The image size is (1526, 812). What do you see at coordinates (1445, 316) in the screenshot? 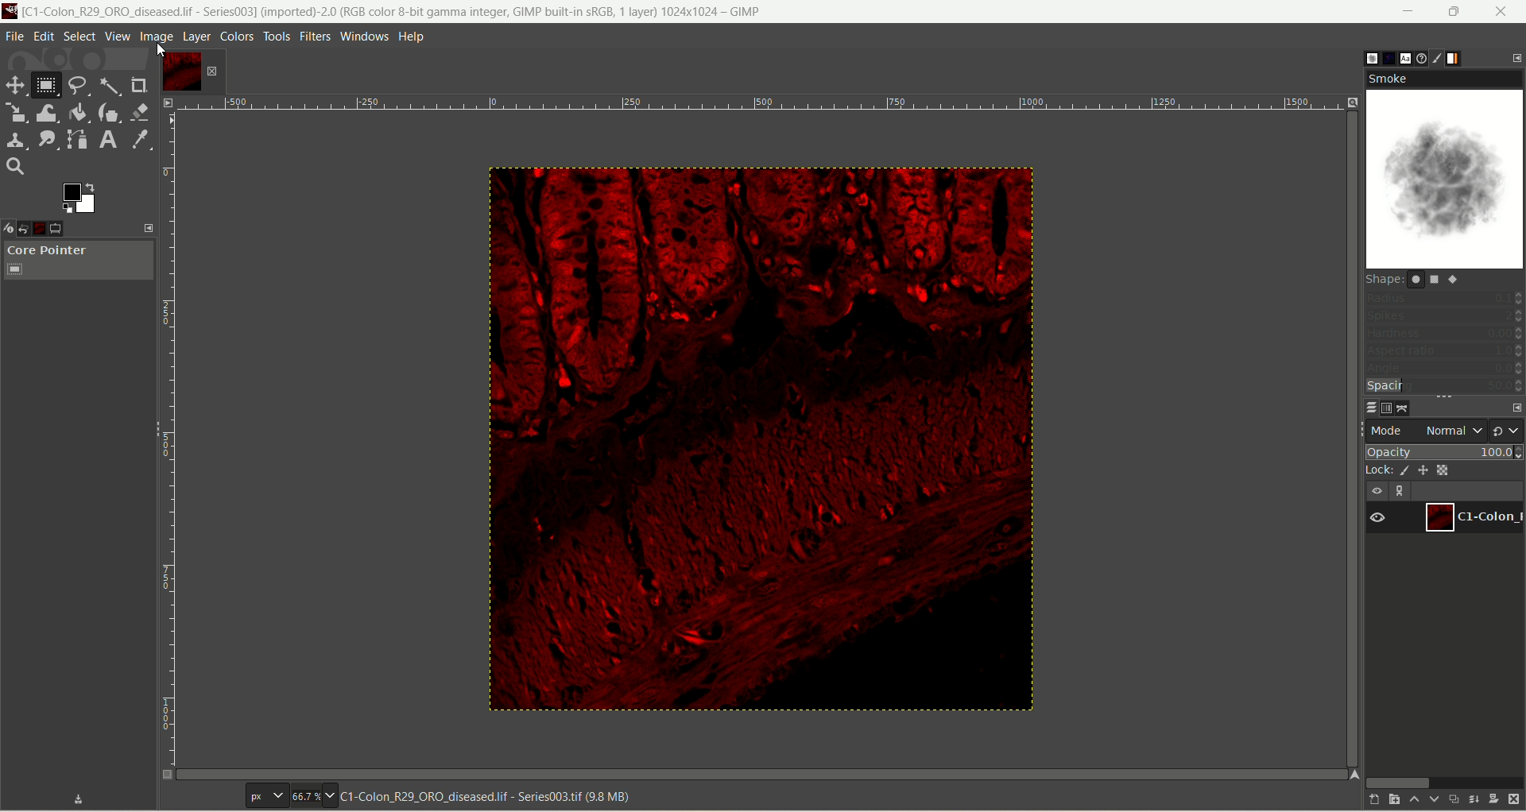
I see `spikes` at bounding box center [1445, 316].